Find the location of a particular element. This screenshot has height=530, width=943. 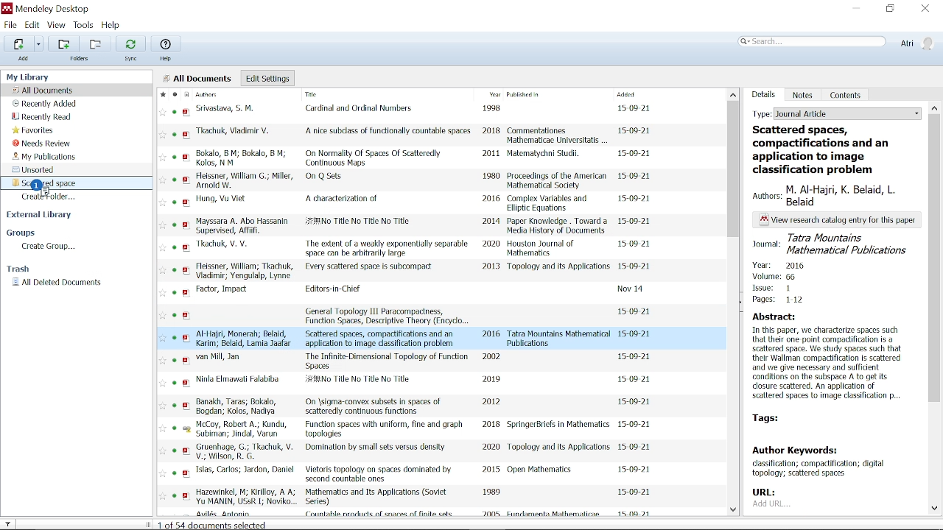

text is located at coordinates (838, 220).